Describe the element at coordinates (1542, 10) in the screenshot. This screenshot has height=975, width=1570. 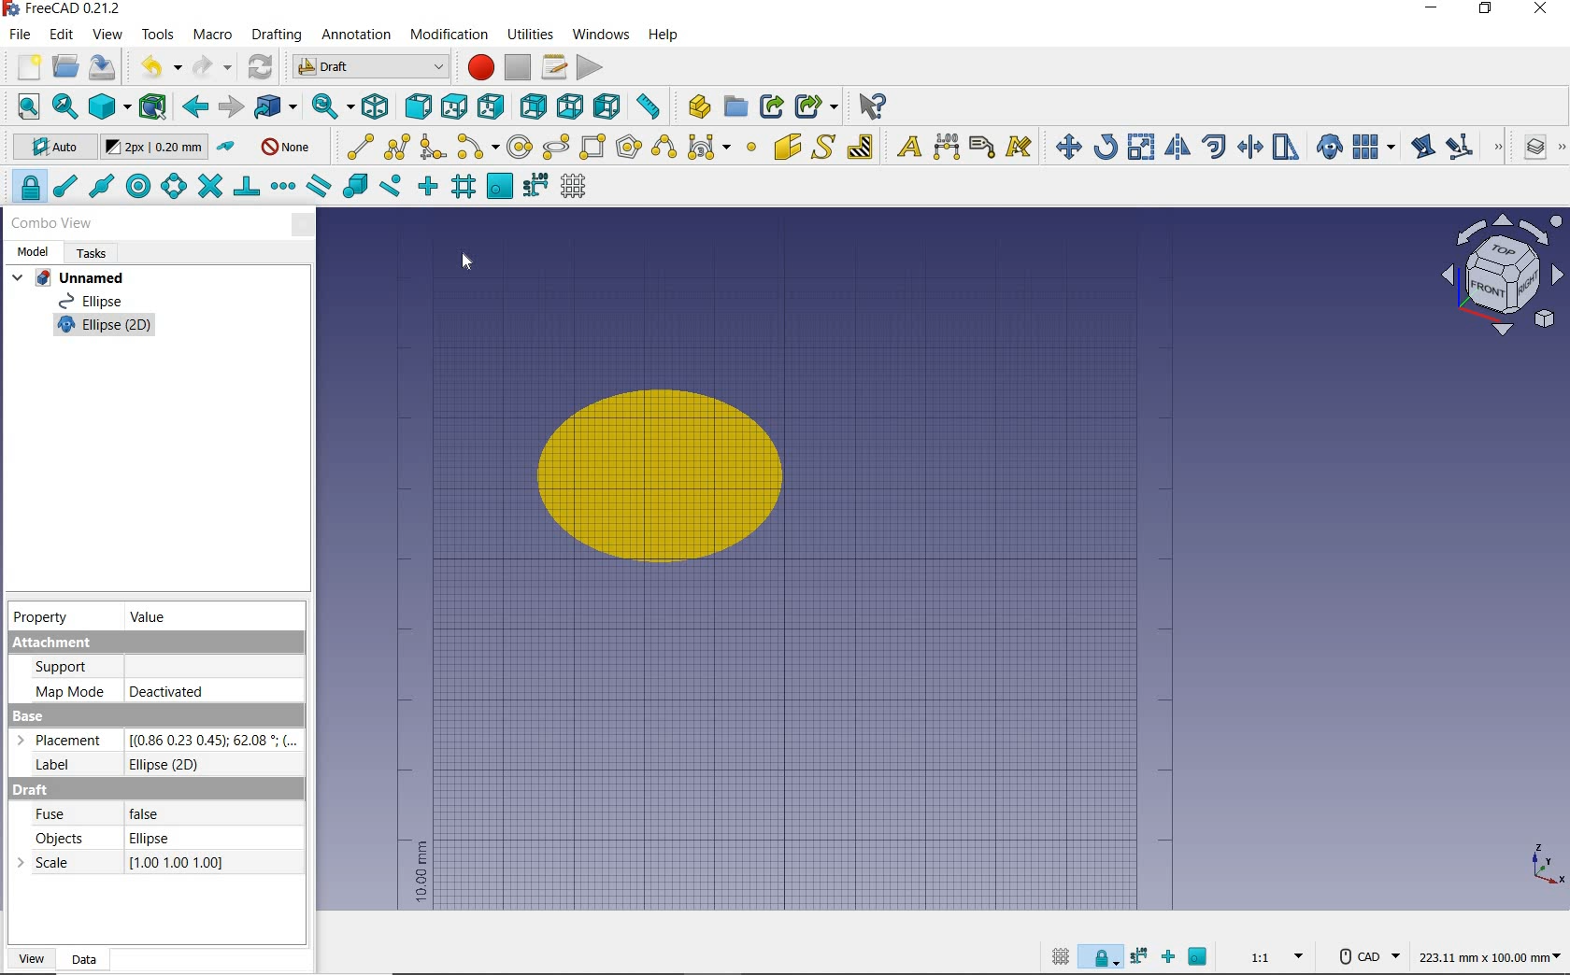
I see `close` at that location.